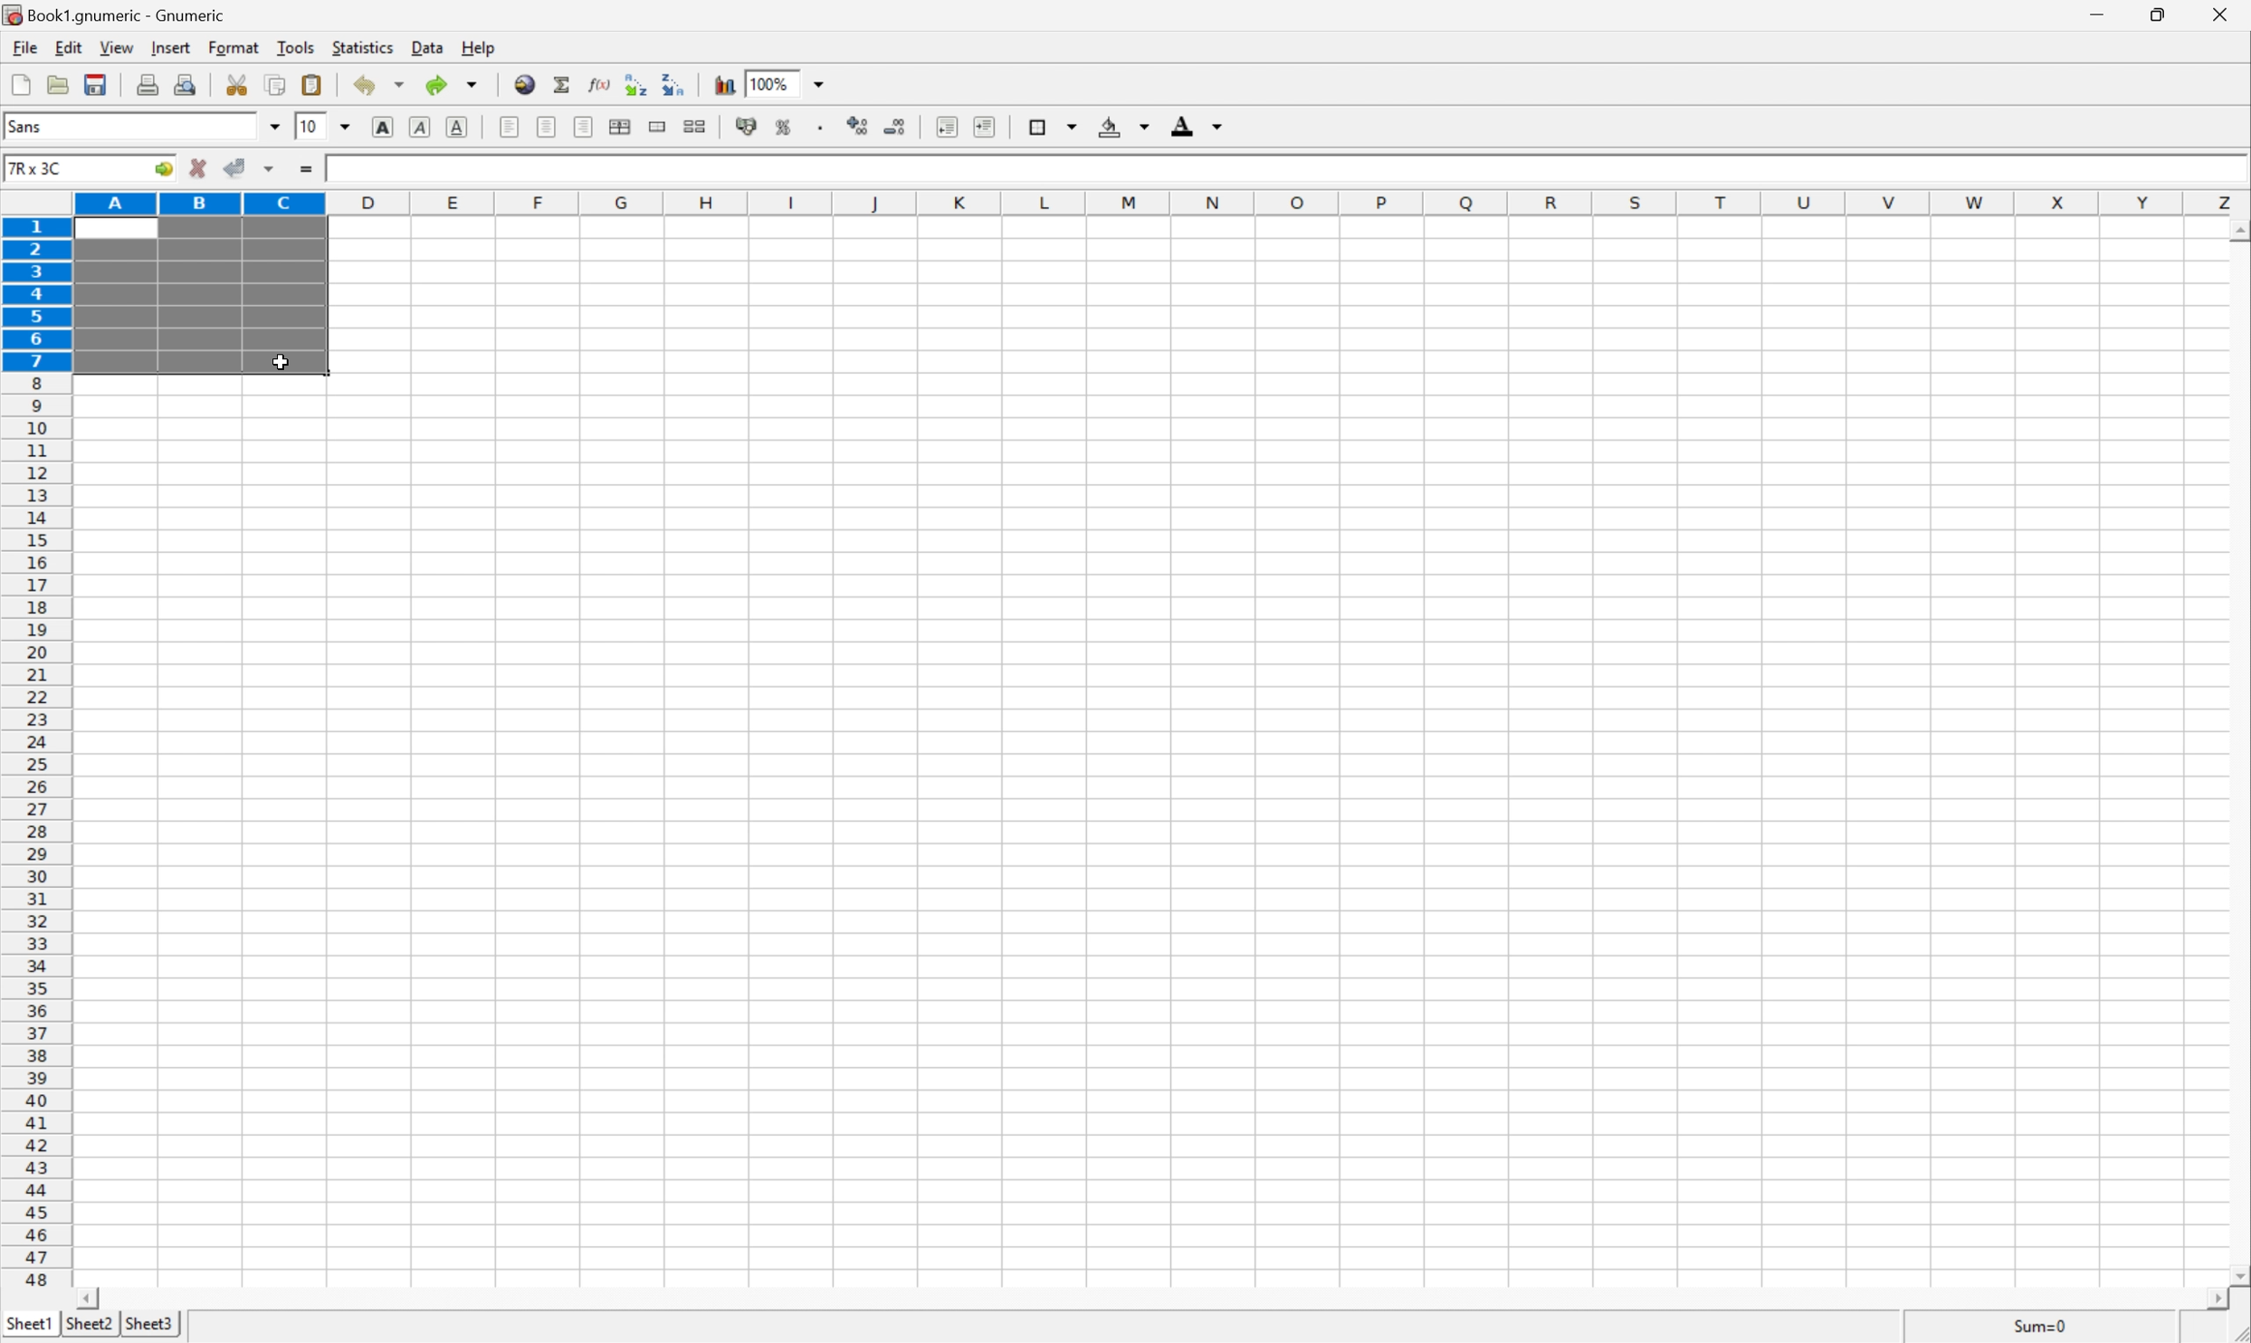 This screenshot has height=1343, width=2251. Describe the element at coordinates (24, 46) in the screenshot. I see `file` at that location.